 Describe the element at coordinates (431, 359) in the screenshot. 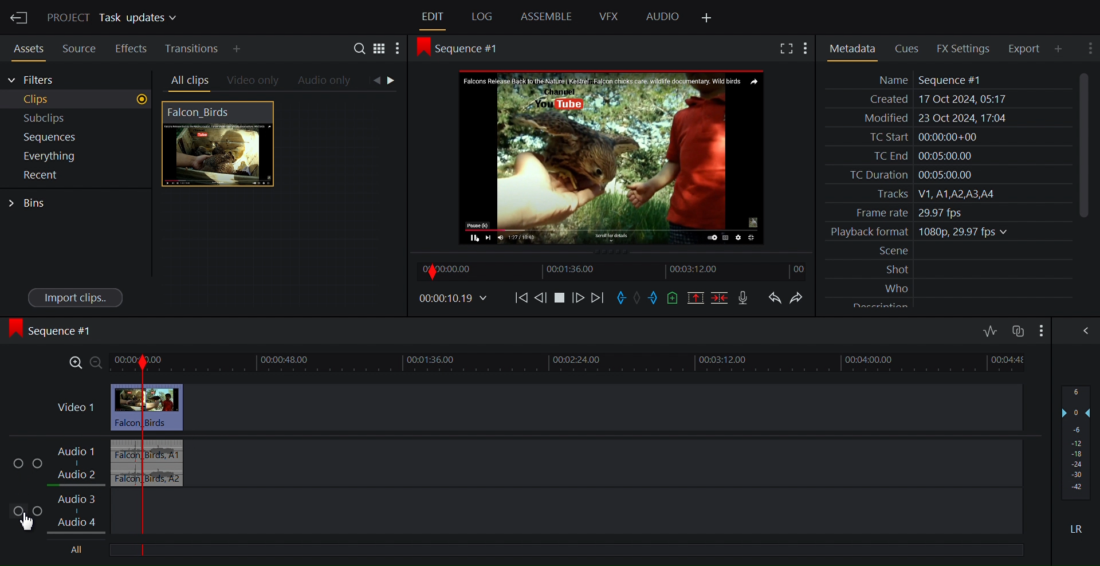

I see `| 00:01:36.00` at that location.